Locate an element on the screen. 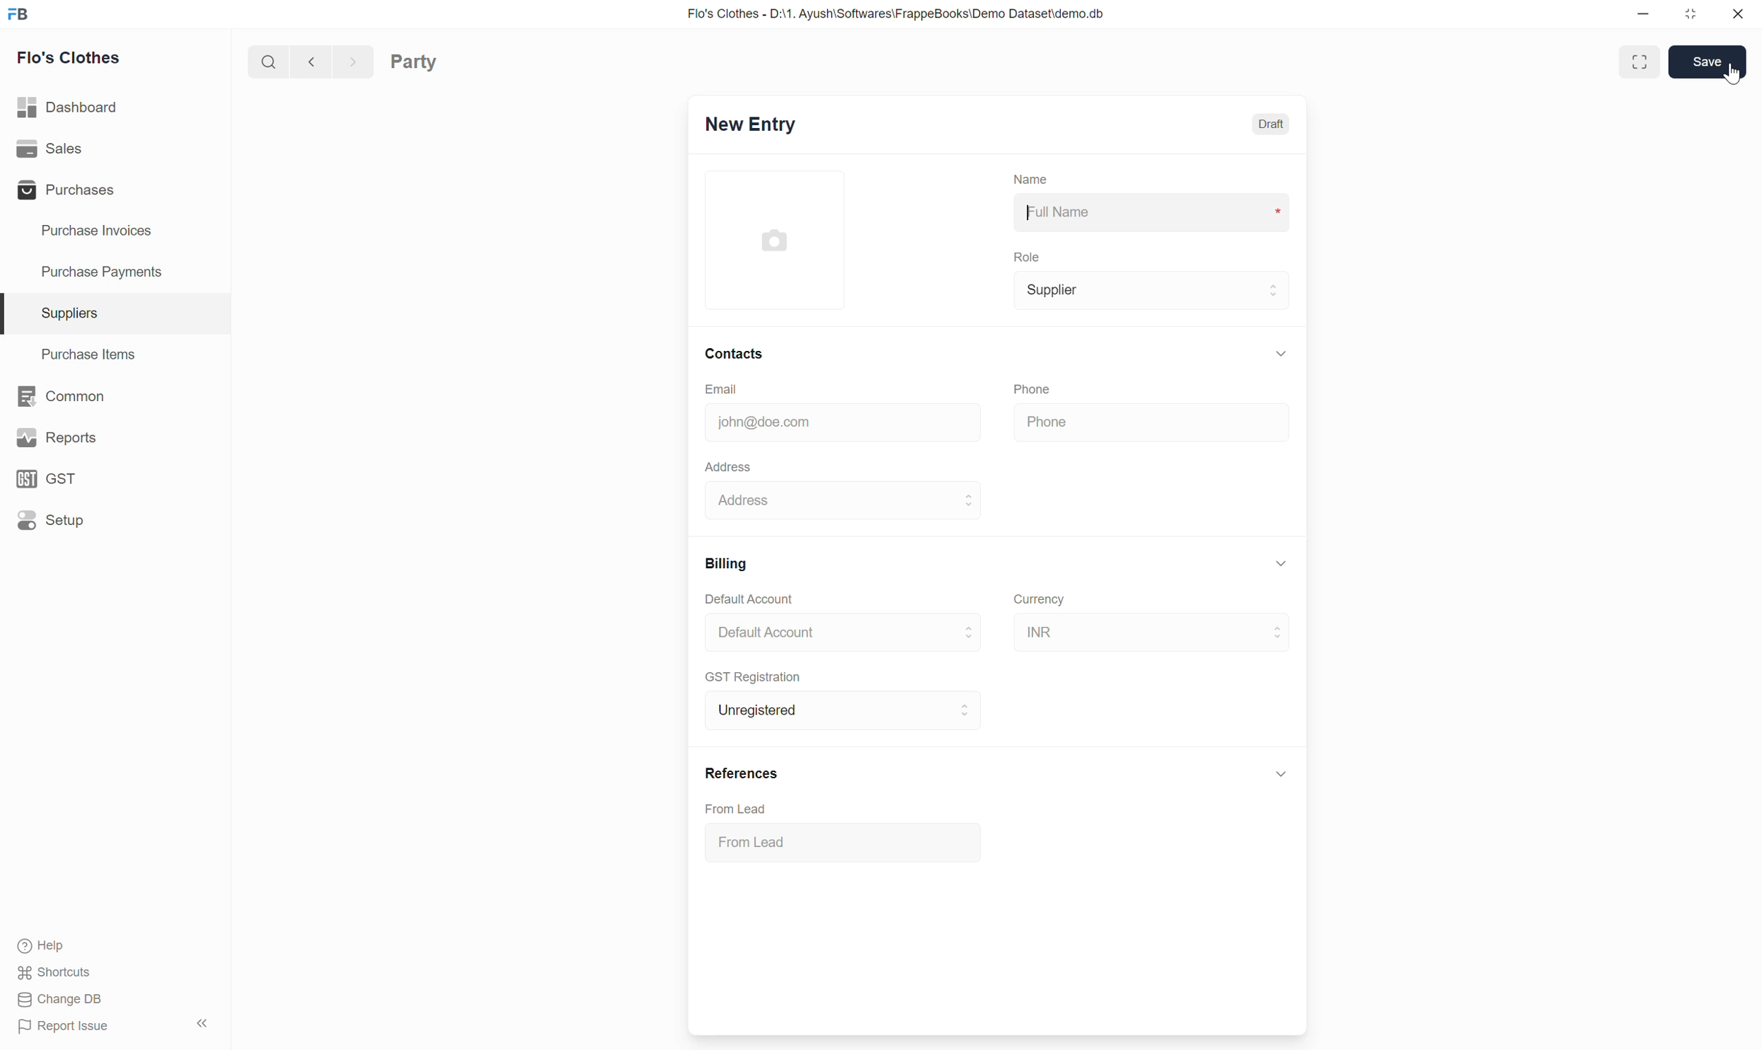 This screenshot has height=1050, width=1762. Default Account is located at coordinates (750, 598).